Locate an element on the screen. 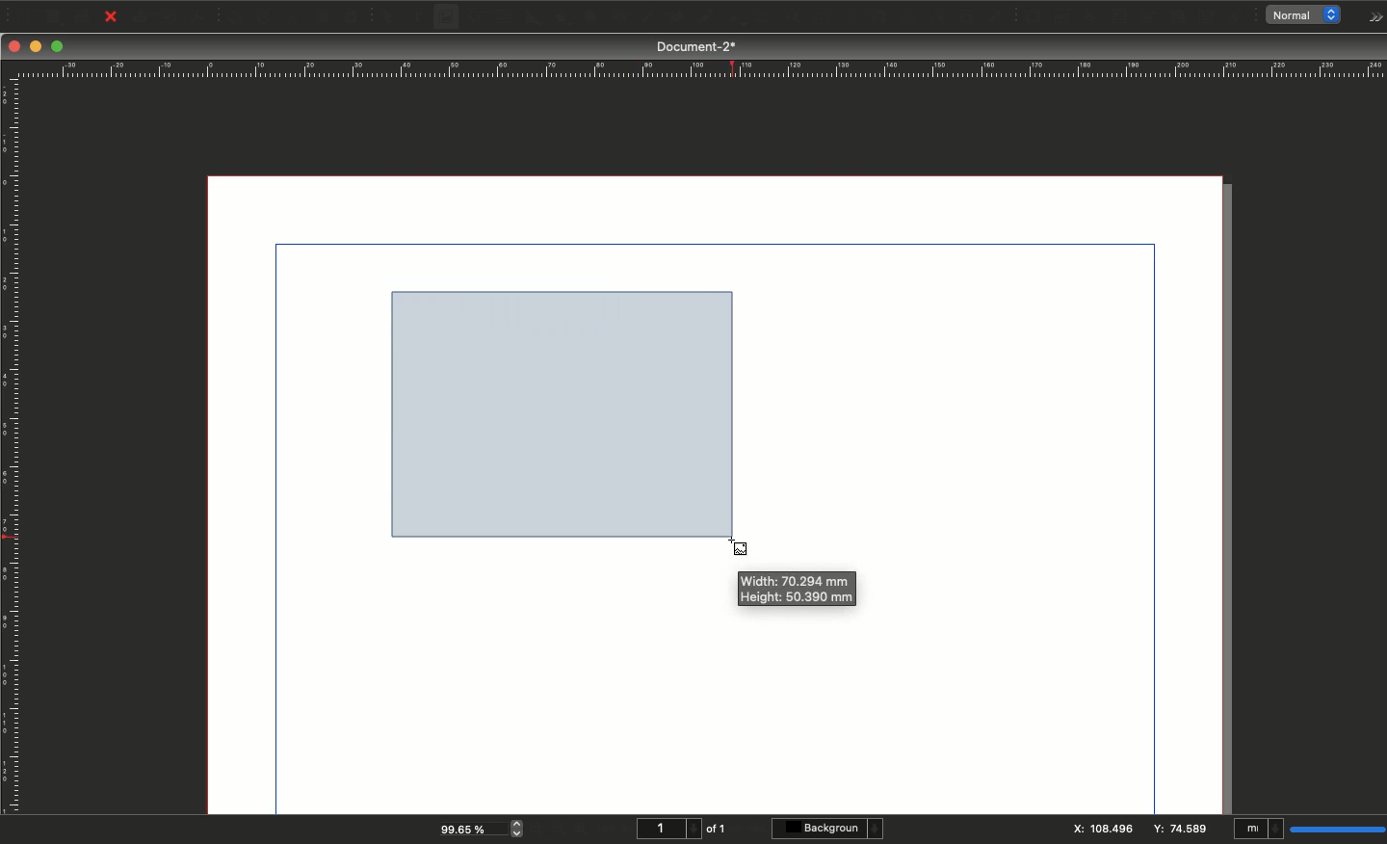  Document-2* is located at coordinates (698, 46).